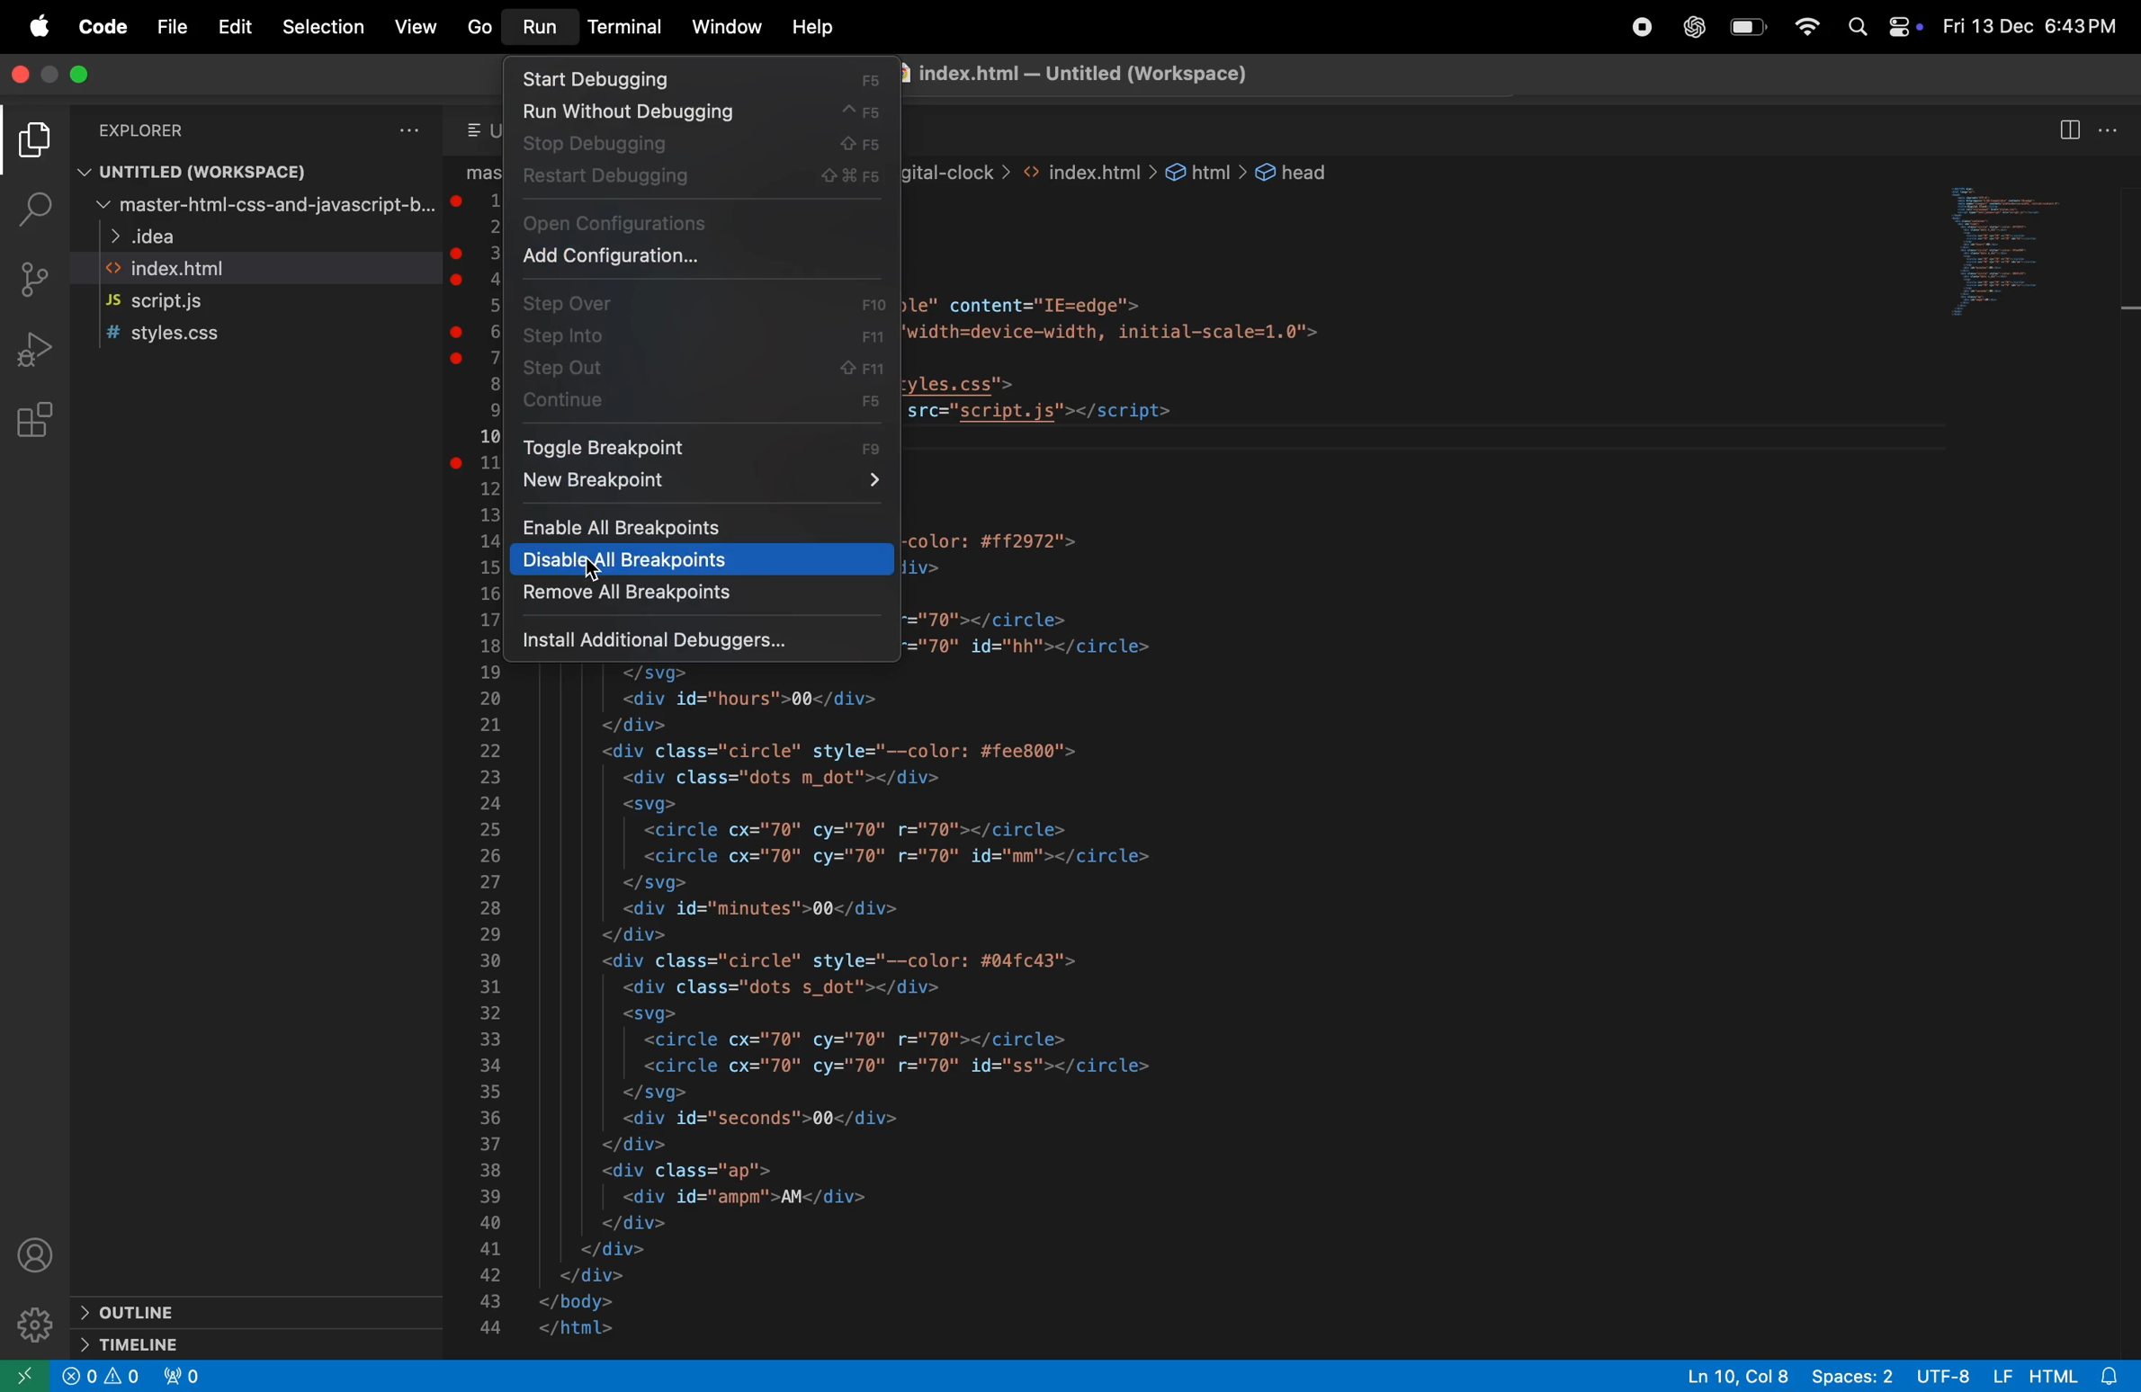 This screenshot has width=2141, height=1392. What do you see at coordinates (711, 336) in the screenshot?
I see `step into` at bounding box center [711, 336].